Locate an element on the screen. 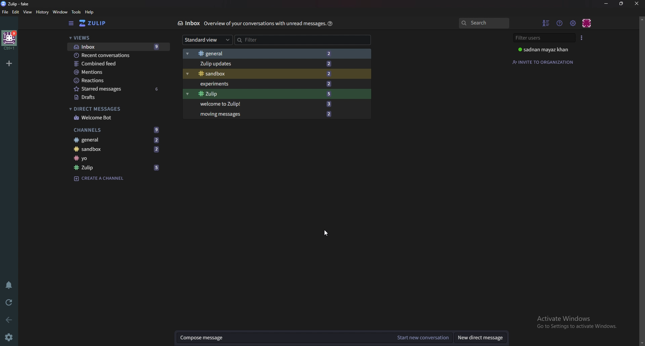 The width and height of the screenshot is (645, 346). User list style is located at coordinates (582, 38).